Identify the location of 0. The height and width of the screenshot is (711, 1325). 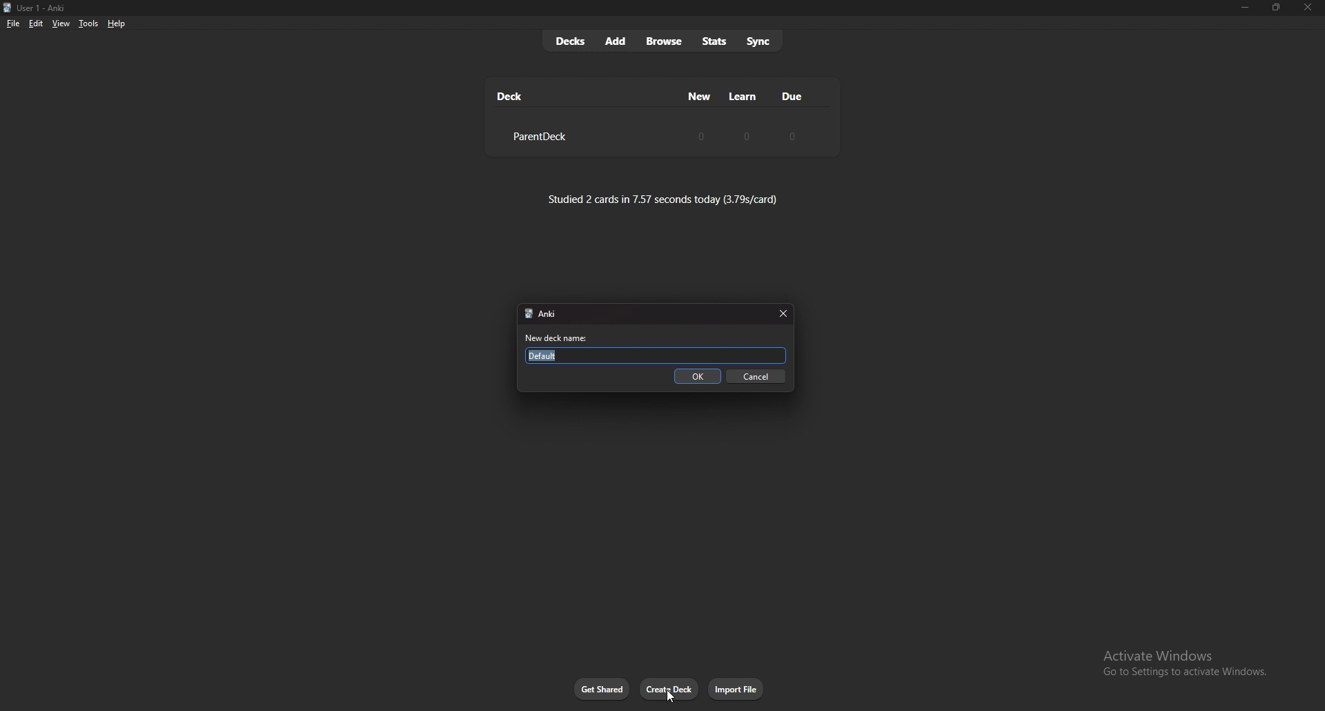
(790, 136).